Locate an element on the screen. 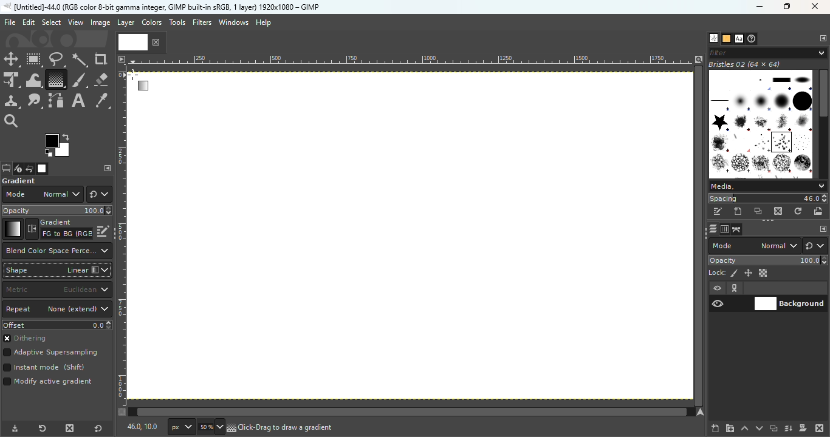 This screenshot has width=830, height=437. Open the document history dialog is located at coordinates (753, 39).